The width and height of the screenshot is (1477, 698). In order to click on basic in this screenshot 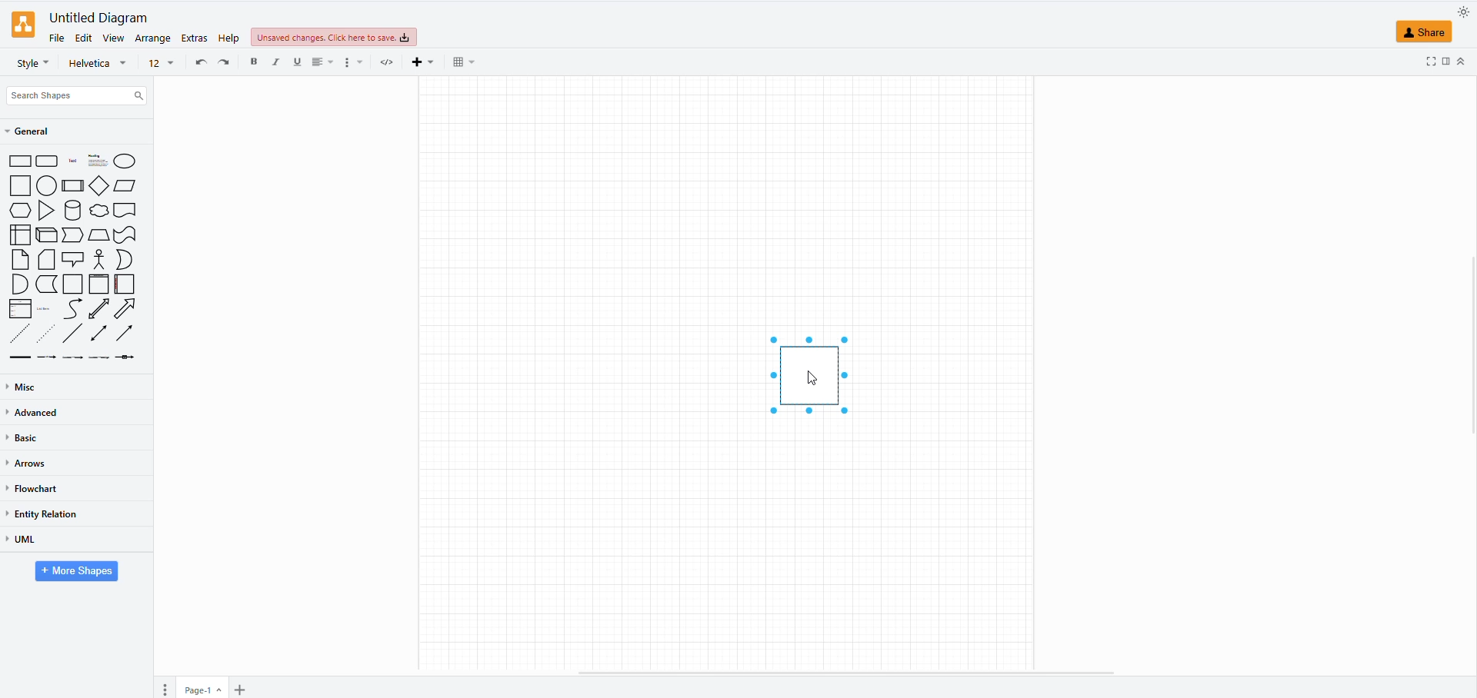, I will do `click(29, 439)`.